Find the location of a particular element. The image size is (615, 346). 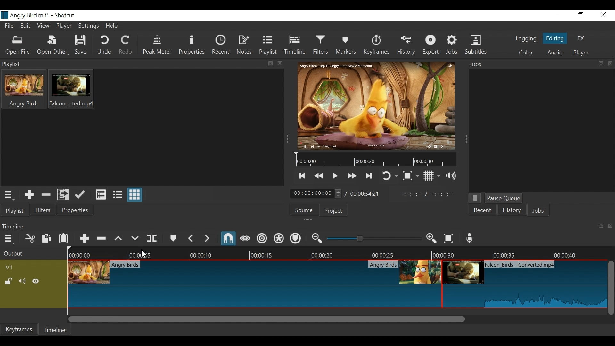

Total Duration is located at coordinates (365, 194).